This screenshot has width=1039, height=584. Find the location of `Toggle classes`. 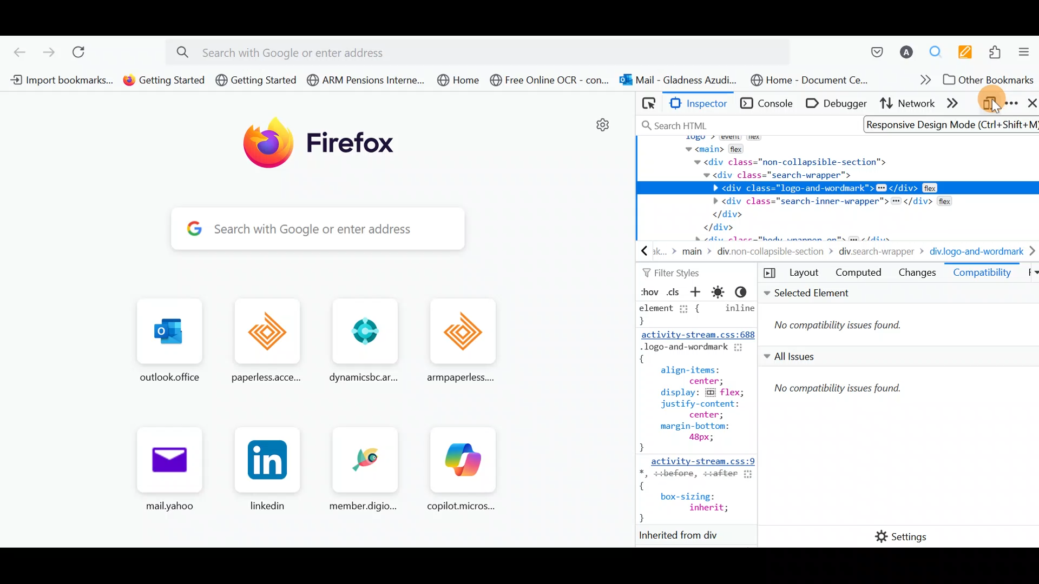

Toggle classes is located at coordinates (675, 292).